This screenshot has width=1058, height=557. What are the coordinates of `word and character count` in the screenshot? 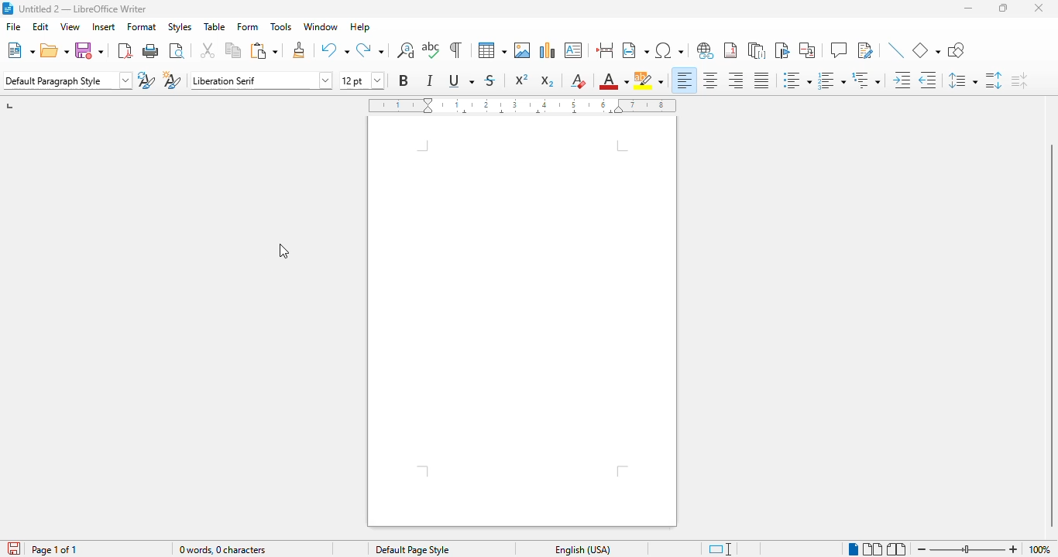 It's located at (223, 549).